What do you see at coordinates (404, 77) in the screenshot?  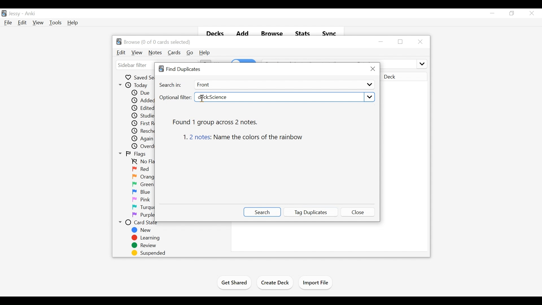 I see `Deck` at bounding box center [404, 77].